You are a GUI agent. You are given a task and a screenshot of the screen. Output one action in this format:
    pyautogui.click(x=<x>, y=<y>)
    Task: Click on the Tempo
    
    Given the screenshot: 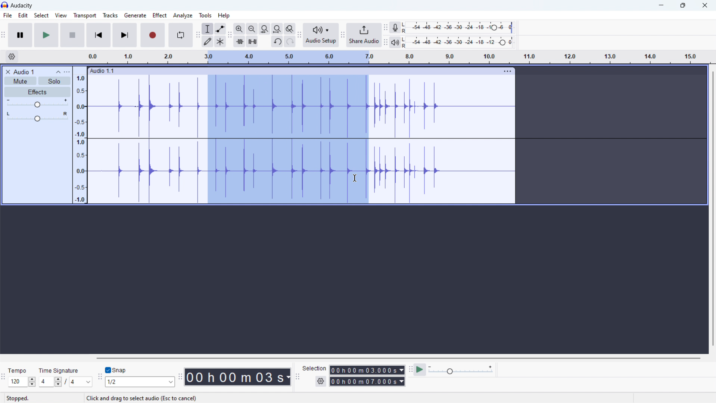 What is the action you would take?
    pyautogui.click(x=19, y=370)
    